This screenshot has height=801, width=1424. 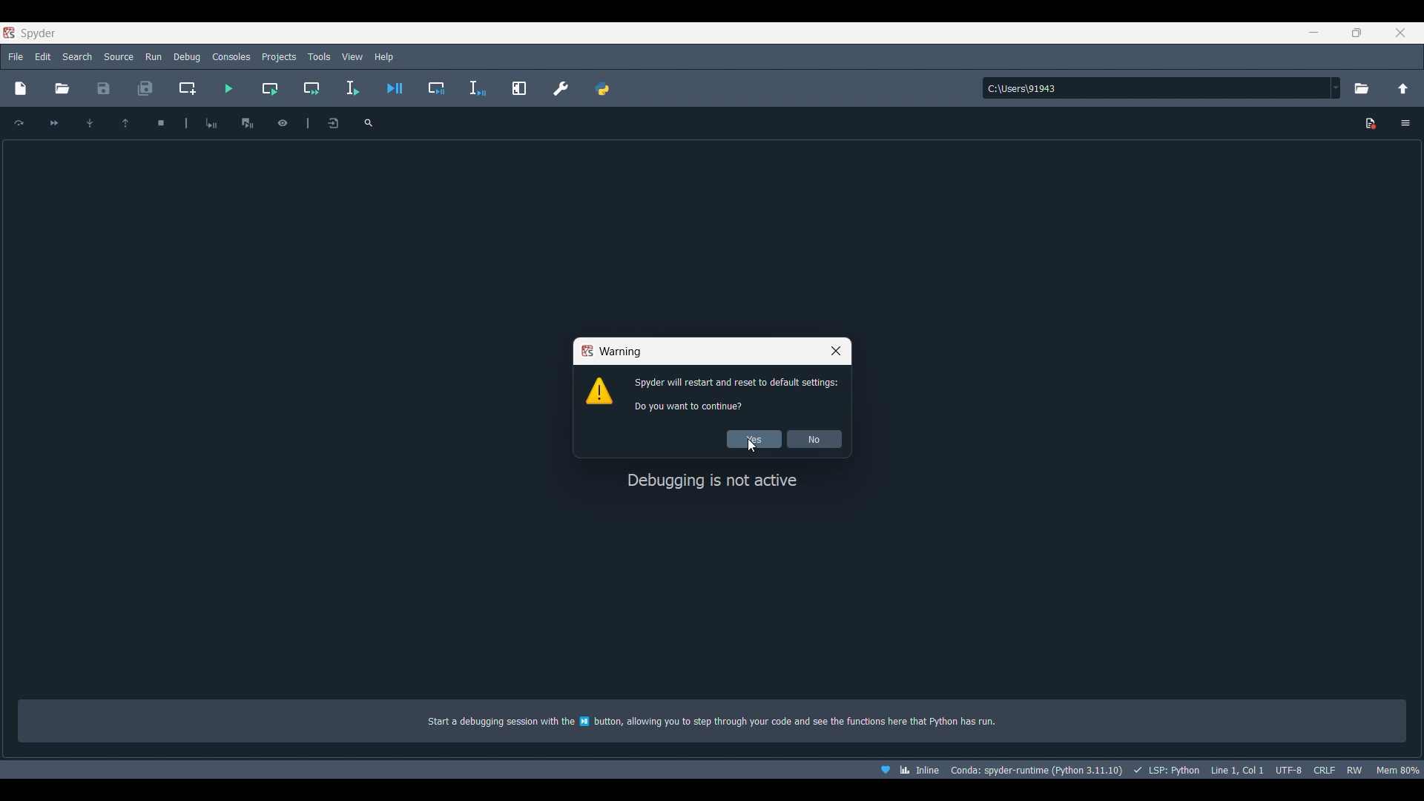 I want to click on save variable, so click(x=332, y=124).